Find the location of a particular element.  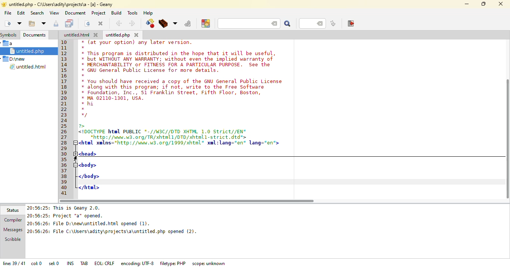

line: 39/41 is located at coordinates (14, 263).